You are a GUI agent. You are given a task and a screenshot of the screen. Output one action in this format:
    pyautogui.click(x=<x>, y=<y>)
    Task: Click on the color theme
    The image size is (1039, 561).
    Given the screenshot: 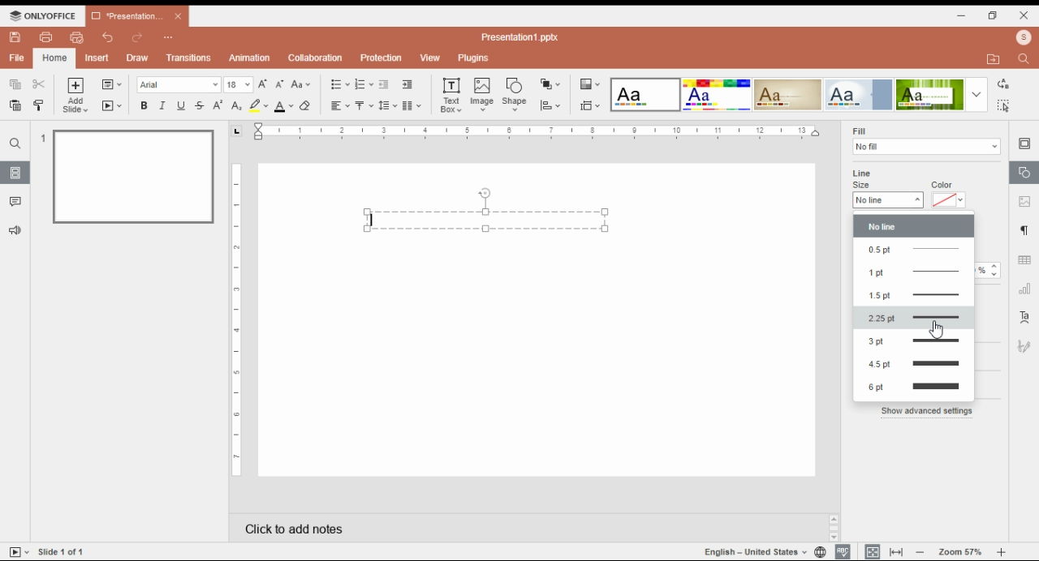 What is the action you would take?
    pyautogui.click(x=929, y=95)
    